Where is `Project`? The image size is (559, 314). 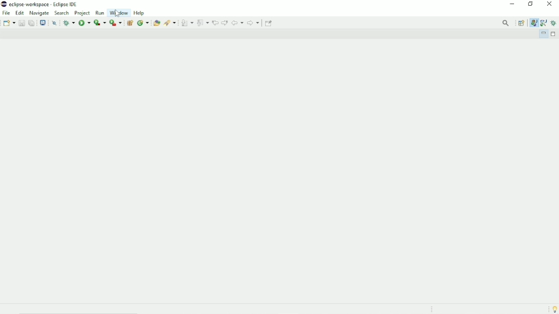 Project is located at coordinates (82, 13).